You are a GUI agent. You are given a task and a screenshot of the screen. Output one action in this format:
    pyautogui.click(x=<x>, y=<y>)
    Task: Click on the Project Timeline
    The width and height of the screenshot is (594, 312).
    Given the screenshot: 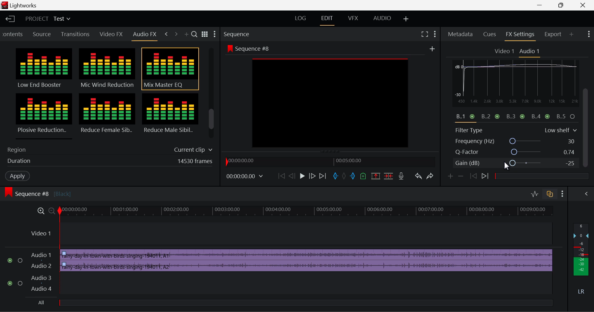 What is the action you would take?
    pyautogui.click(x=308, y=212)
    